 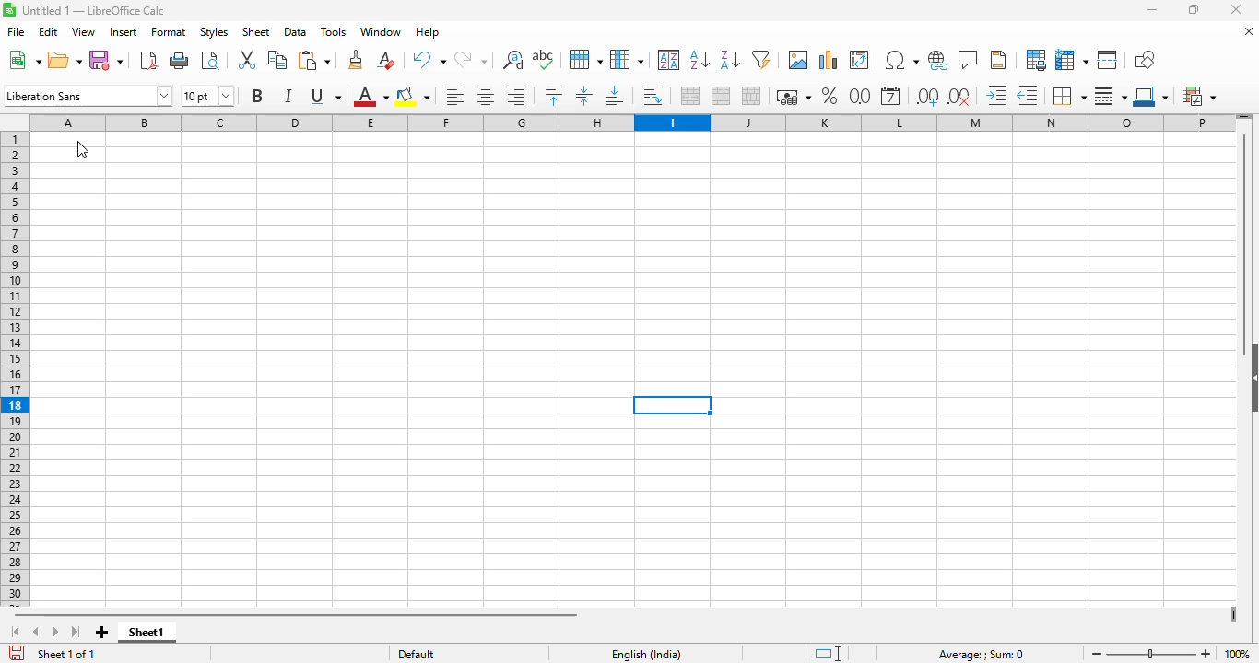 I want to click on border style, so click(x=1111, y=97).